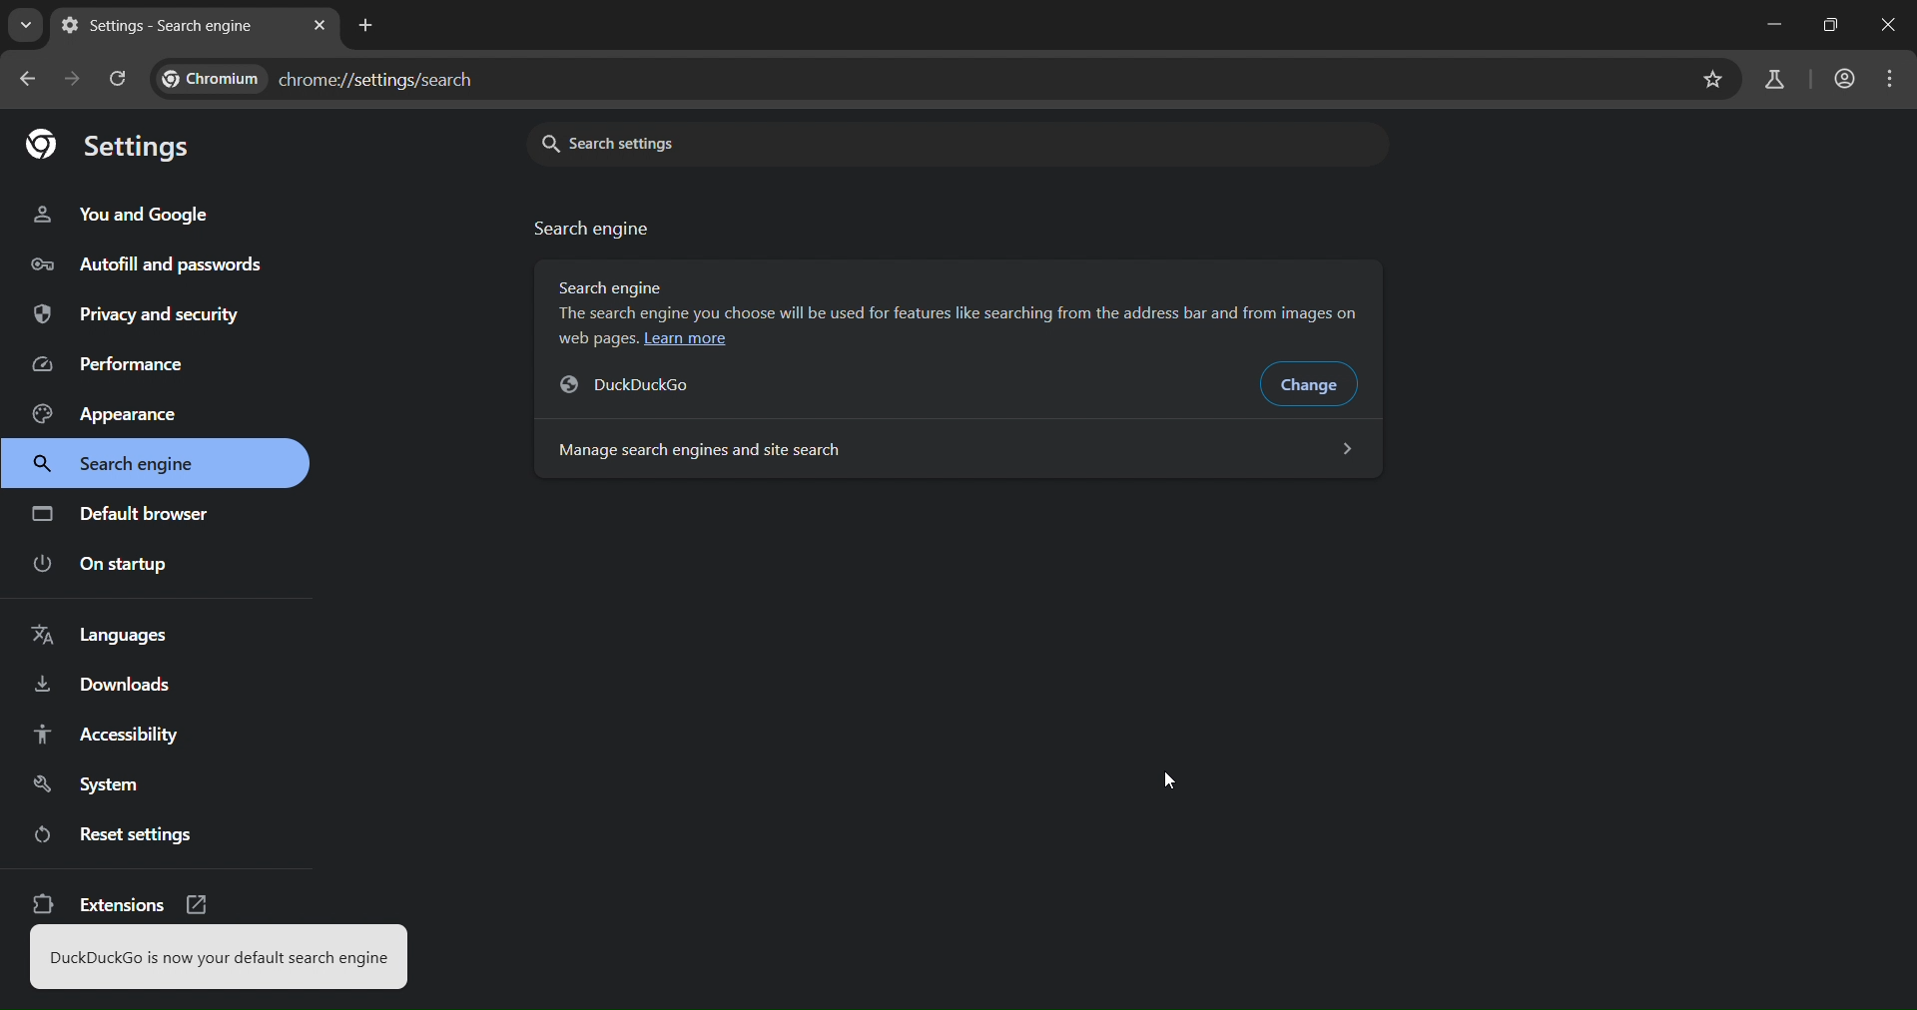 This screenshot has width=1917, height=1010. I want to click on manage search engines and site search, so click(955, 448).